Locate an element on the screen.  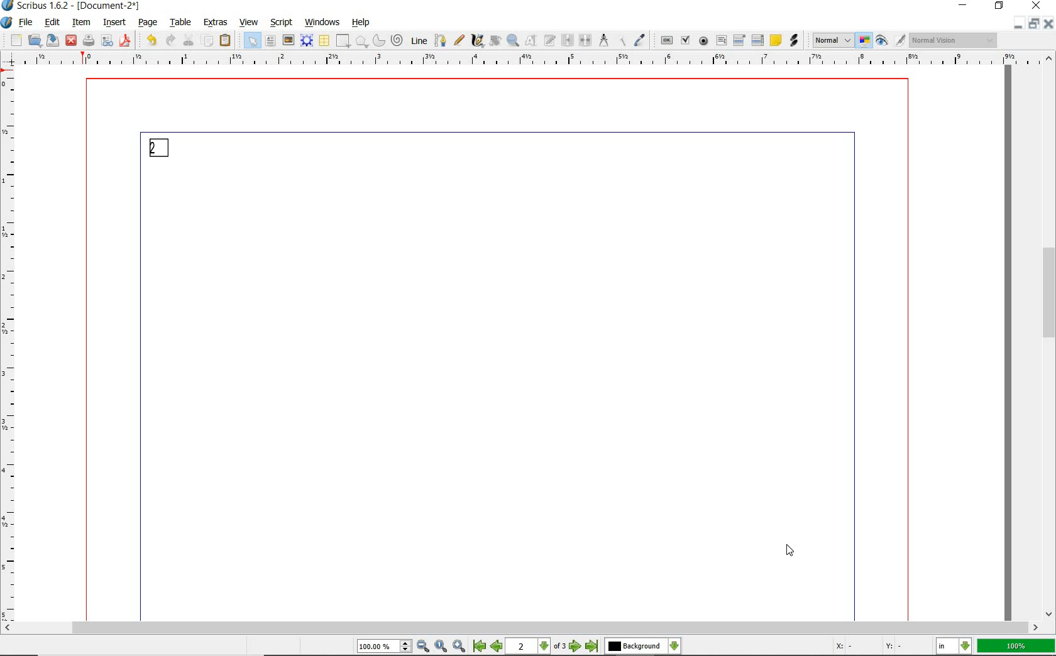
preview mode is located at coordinates (882, 41).